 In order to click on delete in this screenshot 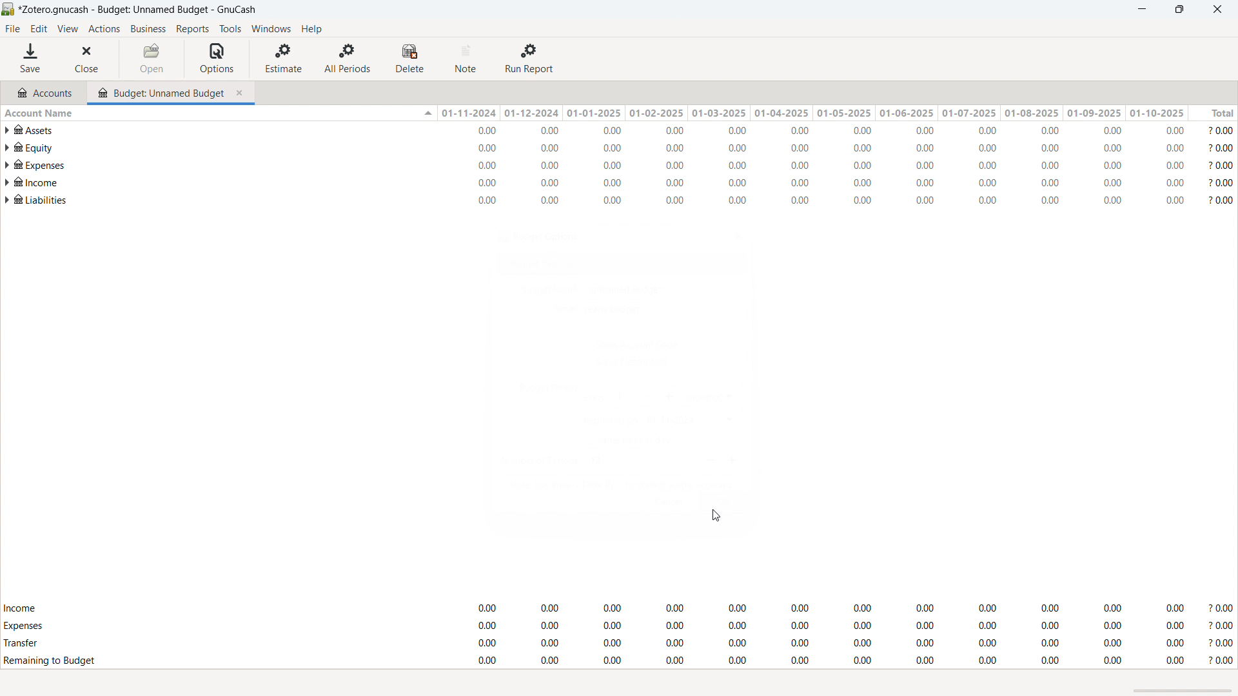, I will do `click(412, 59)`.